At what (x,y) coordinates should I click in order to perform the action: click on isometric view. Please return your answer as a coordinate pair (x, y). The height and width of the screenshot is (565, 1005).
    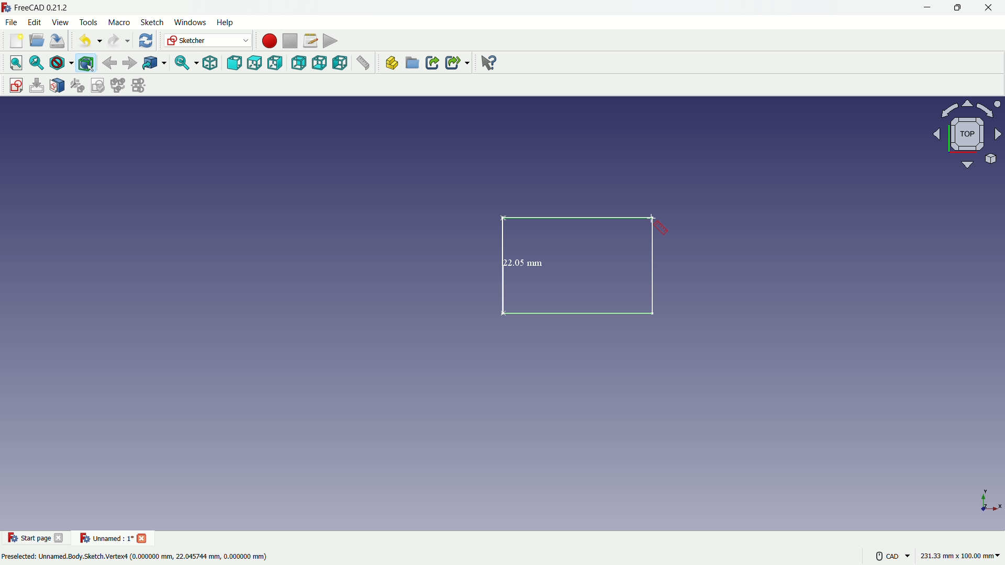
    Looking at the image, I should click on (207, 63).